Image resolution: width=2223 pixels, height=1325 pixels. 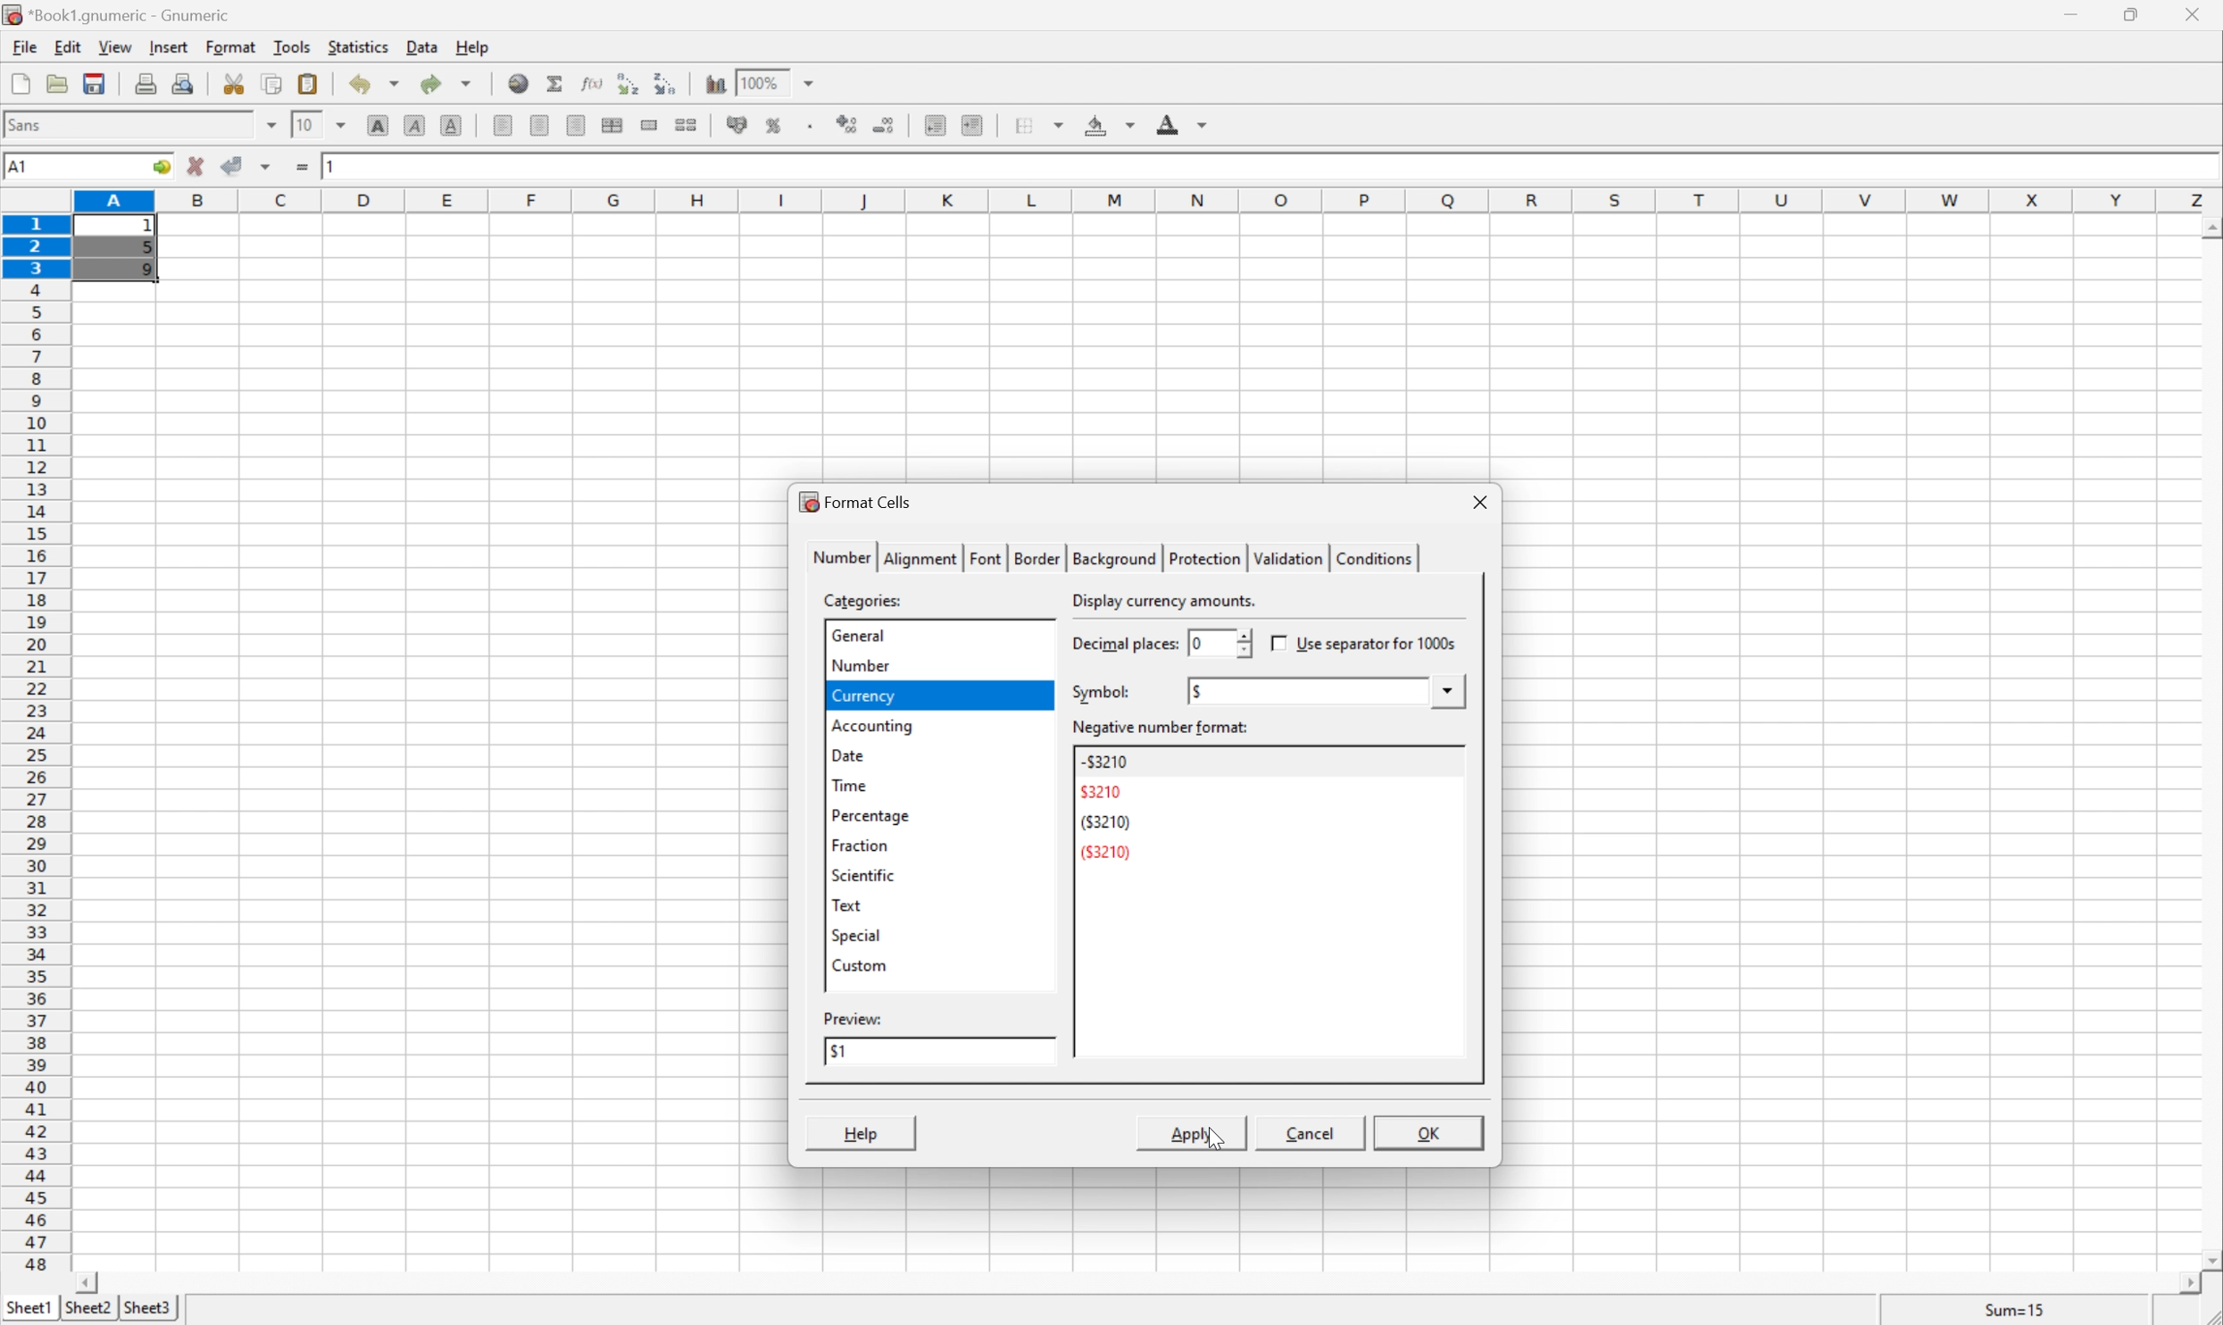 What do you see at coordinates (446, 83) in the screenshot?
I see `redo` at bounding box center [446, 83].